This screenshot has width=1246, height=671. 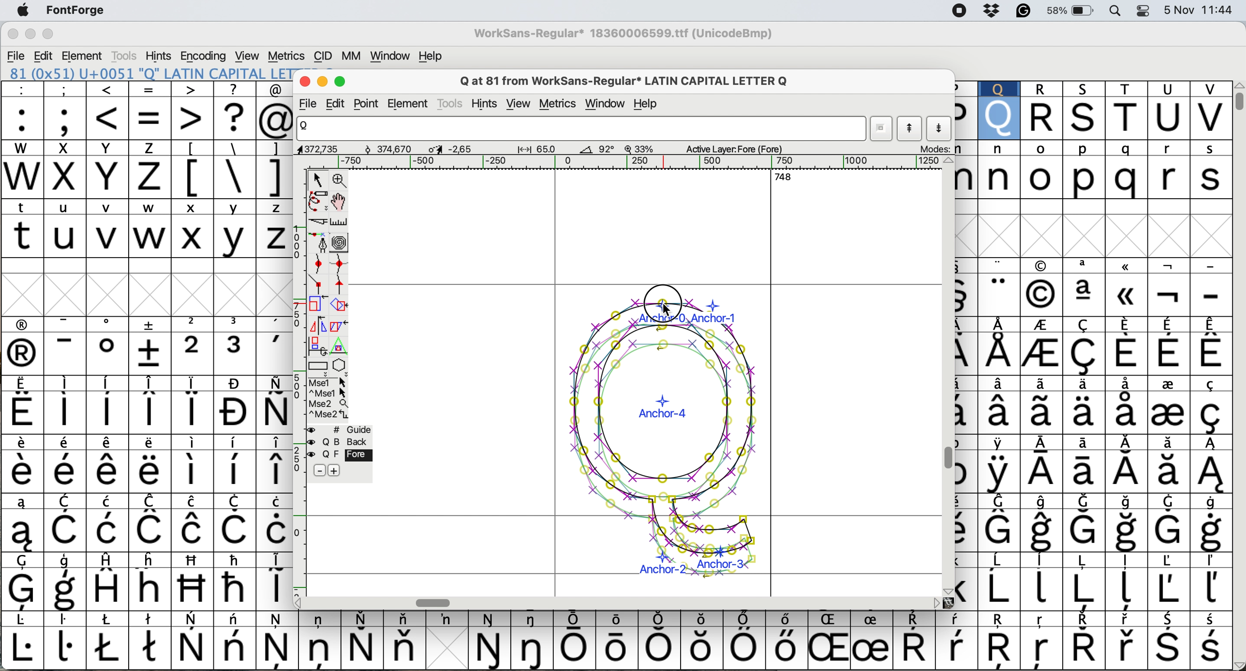 I want to click on change whether spiro is active or not, so click(x=341, y=244).